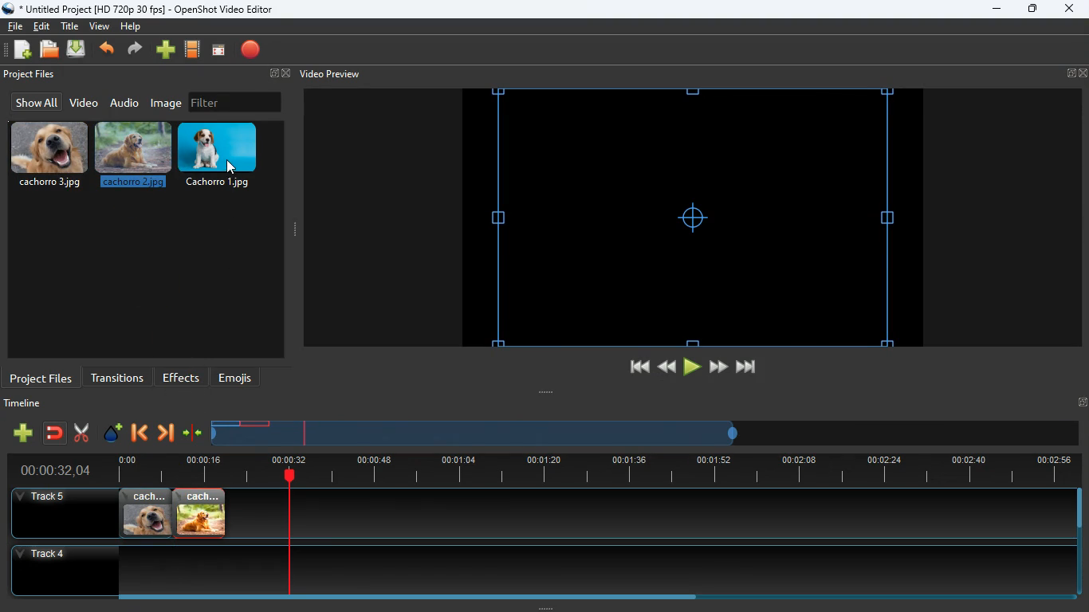 The image size is (1089, 612). Describe the element at coordinates (718, 367) in the screenshot. I see `forward` at that location.